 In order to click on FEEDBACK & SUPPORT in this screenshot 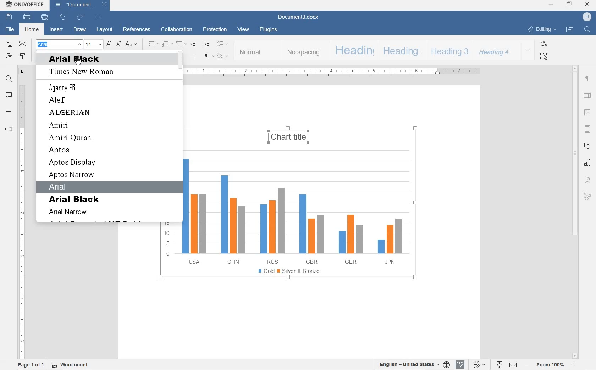, I will do `click(9, 129)`.